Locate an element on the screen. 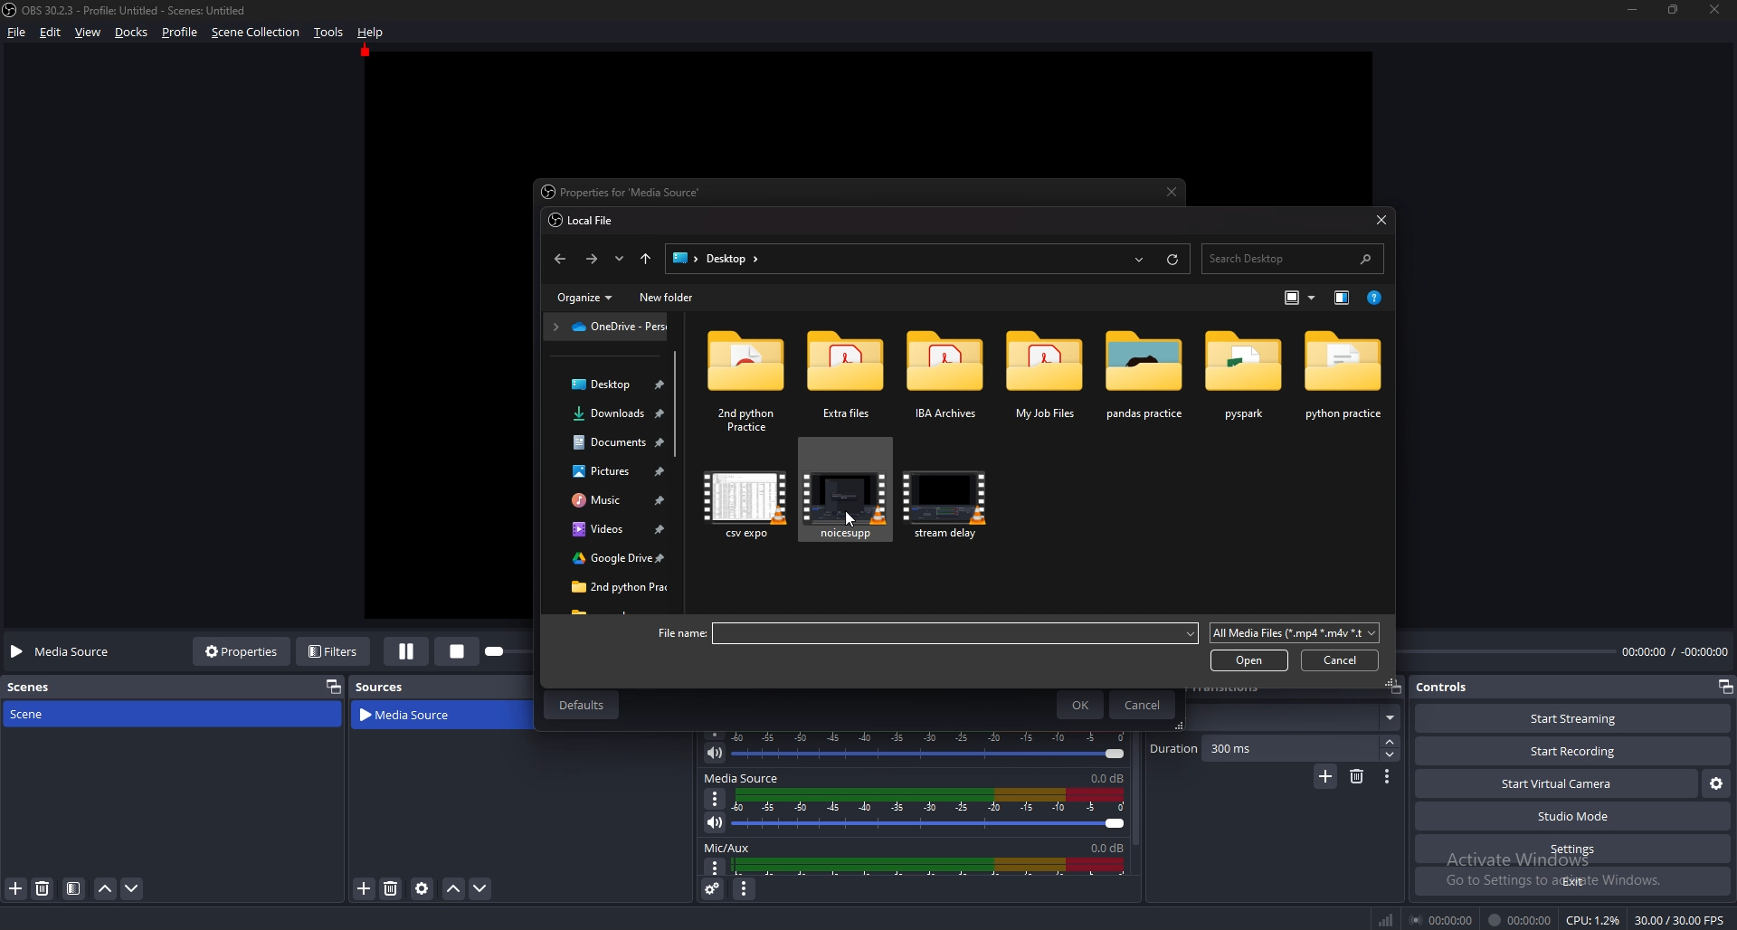  stop is located at coordinates (461, 650).